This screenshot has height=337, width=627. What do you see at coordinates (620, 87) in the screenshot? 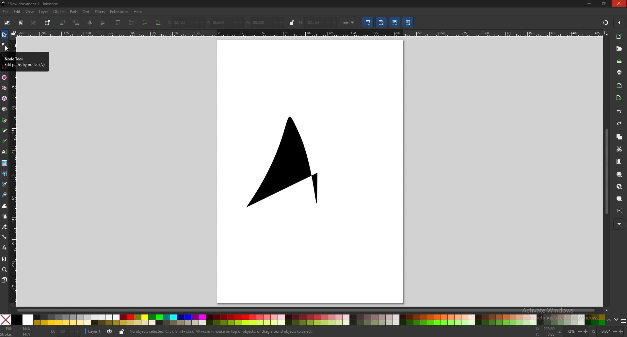
I see `import` at bounding box center [620, 87].